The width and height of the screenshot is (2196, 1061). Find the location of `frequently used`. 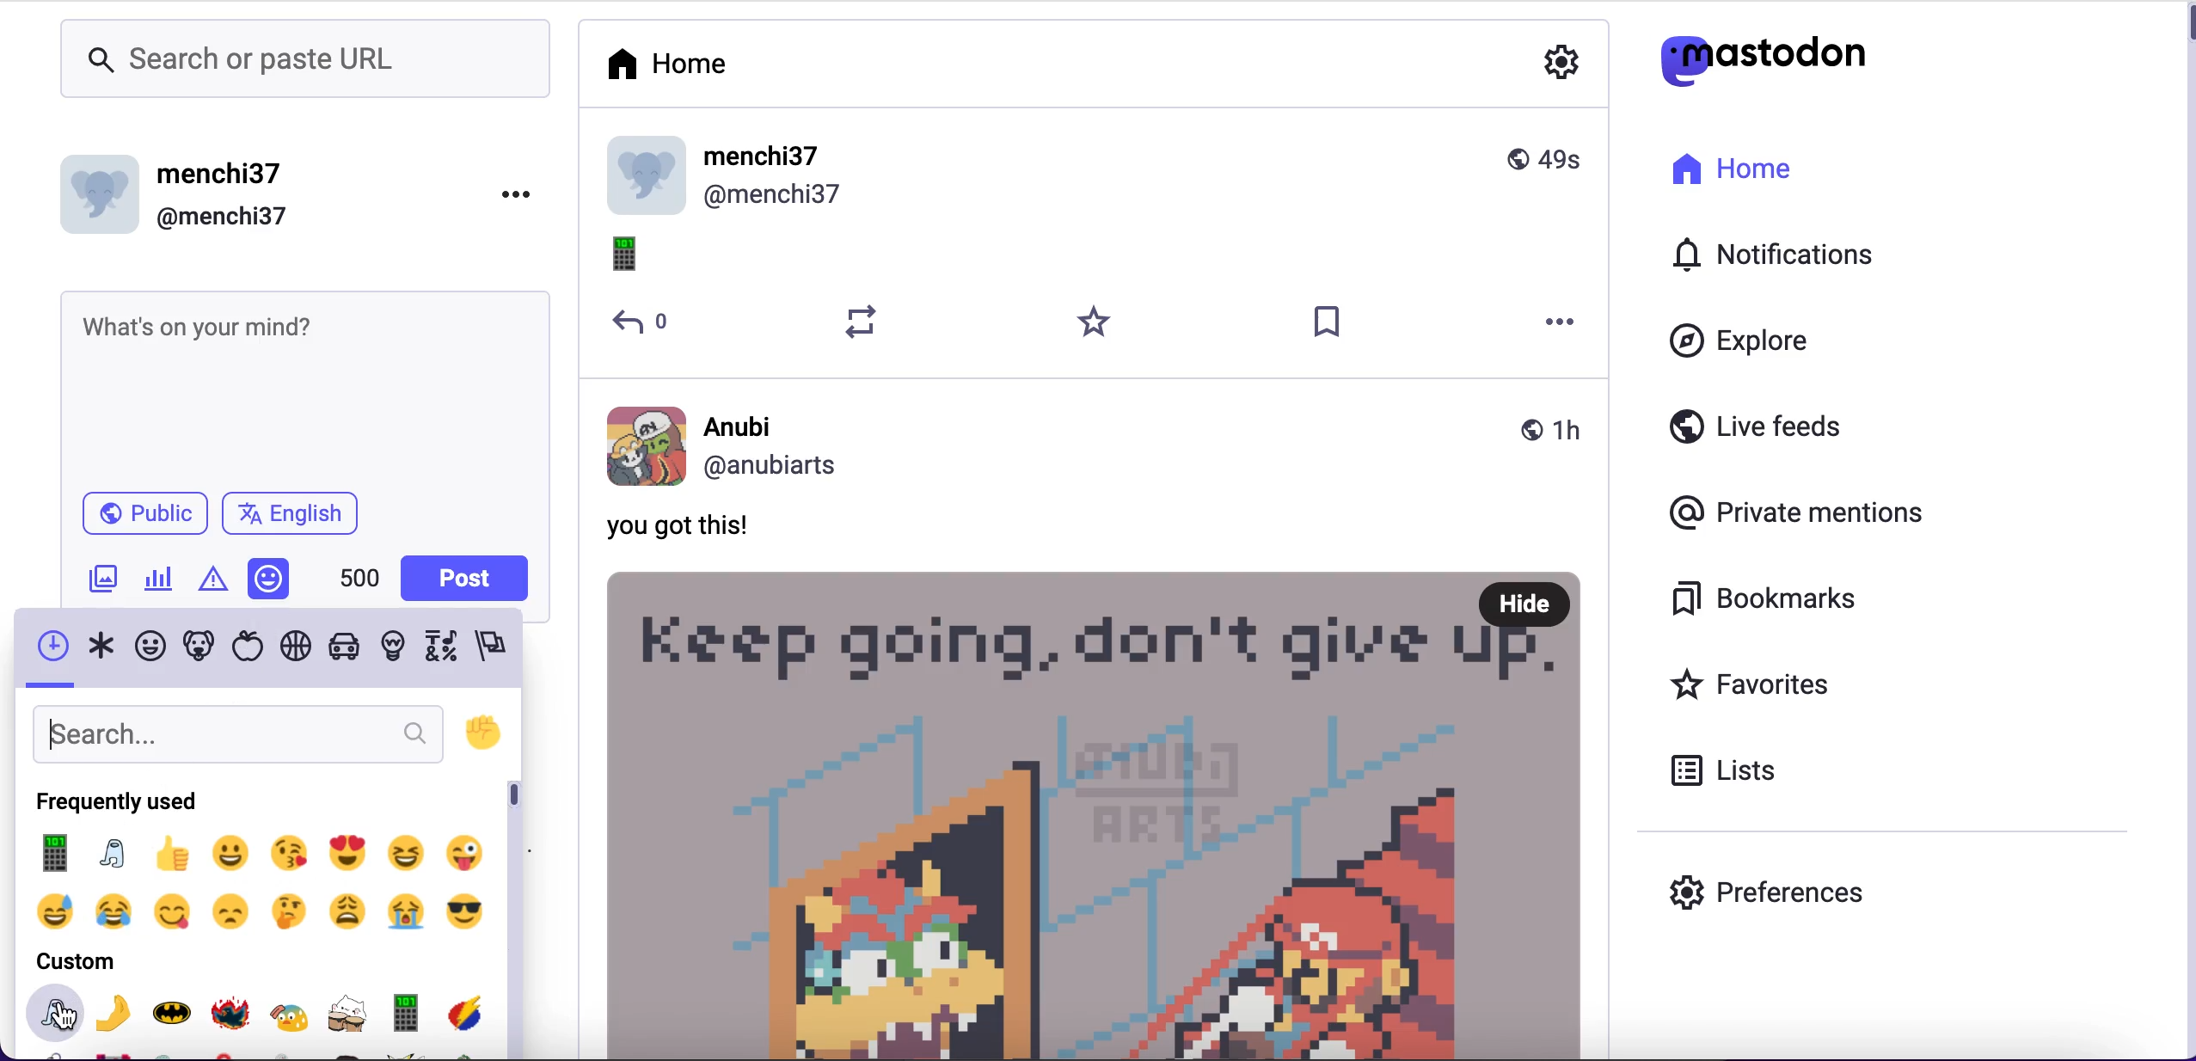

frequently used is located at coordinates (117, 803).